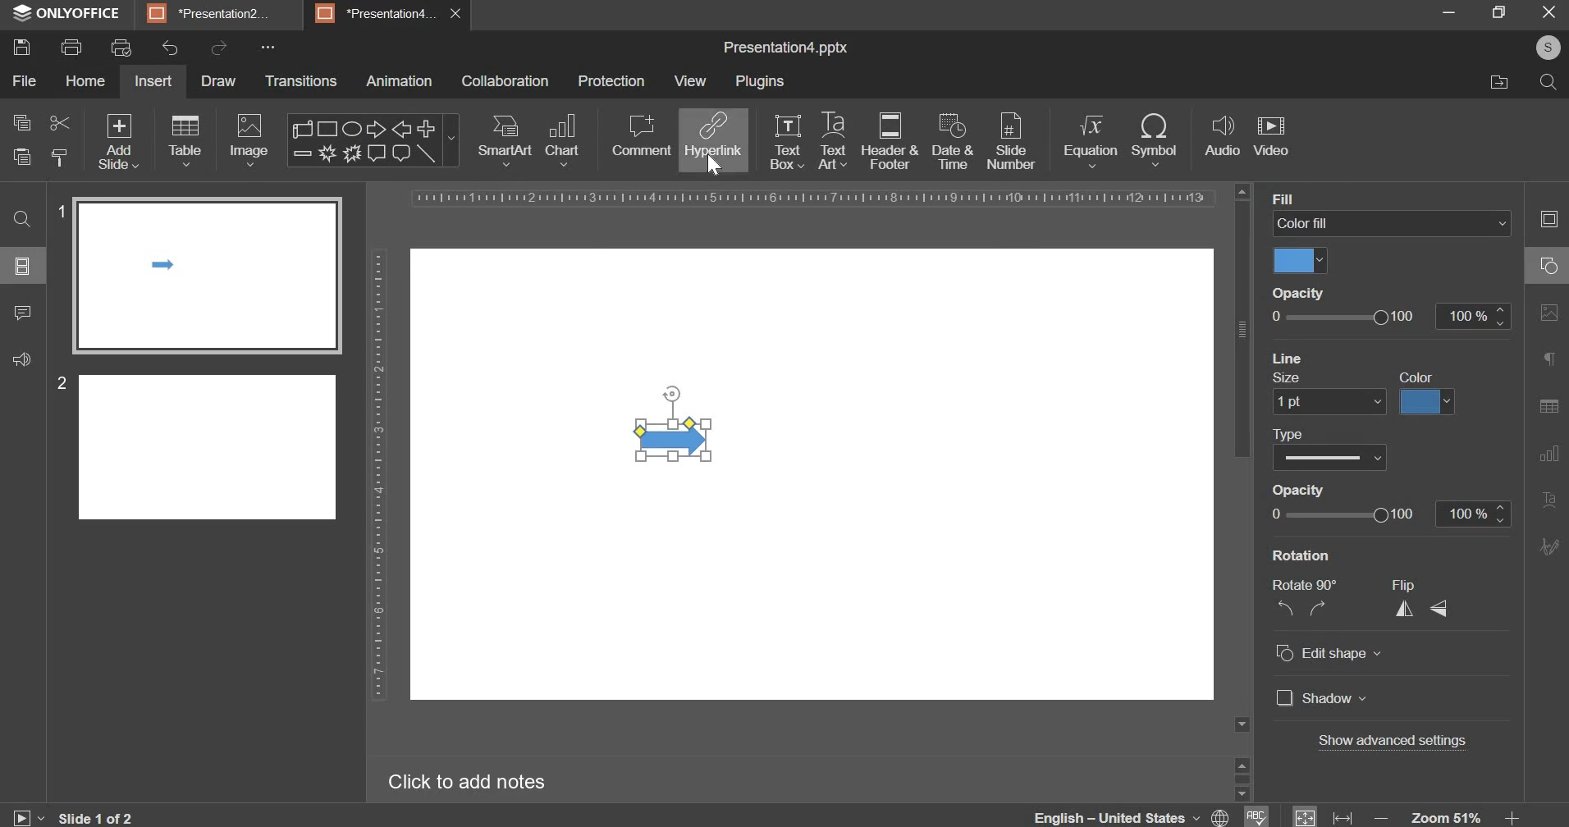 The width and height of the screenshot is (1569, 827). I want to click on options, so click(15, 263).